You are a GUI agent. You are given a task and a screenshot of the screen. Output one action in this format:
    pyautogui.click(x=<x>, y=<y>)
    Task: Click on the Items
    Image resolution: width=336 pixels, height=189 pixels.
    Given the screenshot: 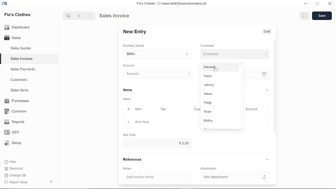 What is the action you would take?
    pyautogui.click(x=128, y=99)
    